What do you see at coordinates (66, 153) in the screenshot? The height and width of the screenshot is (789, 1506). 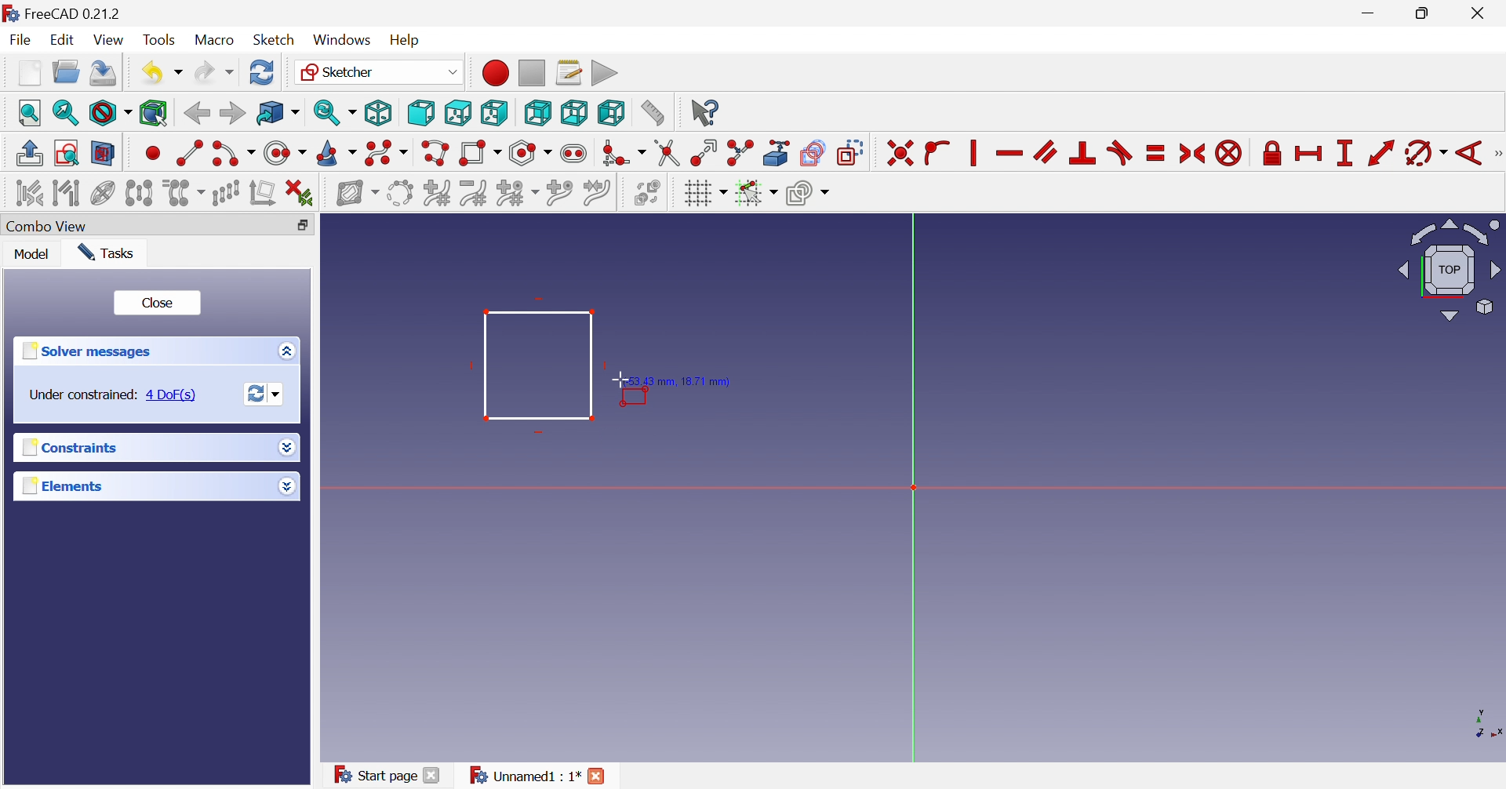 I see `View sketch` at bounding box center [66, 153].